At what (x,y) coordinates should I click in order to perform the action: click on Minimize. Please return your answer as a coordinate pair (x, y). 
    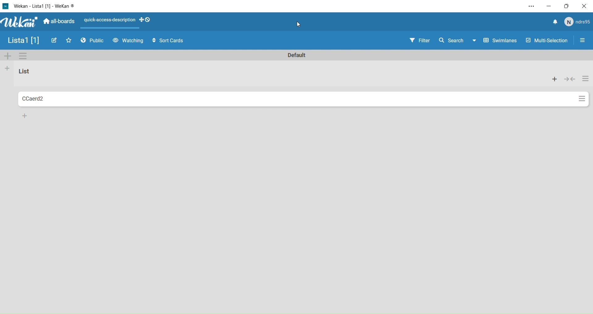
    Looking at the image, I should click on (551, 6).